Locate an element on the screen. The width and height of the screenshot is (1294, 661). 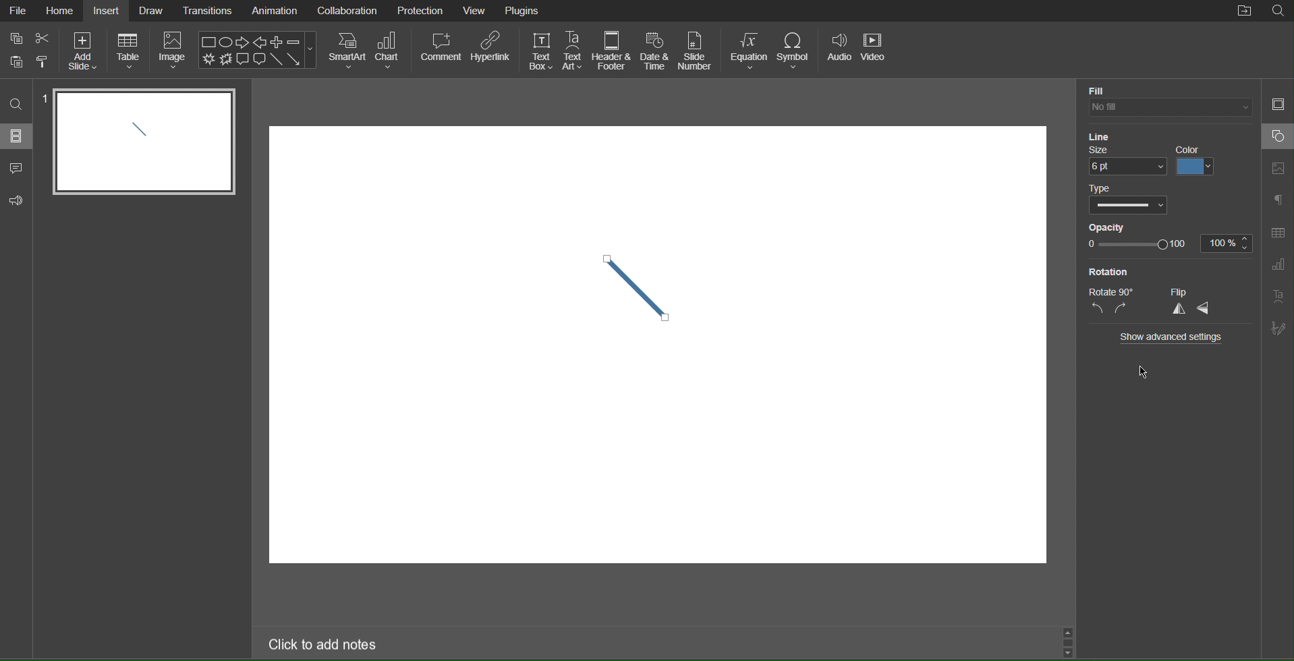
Copy style is located at coordinates (45, 62).